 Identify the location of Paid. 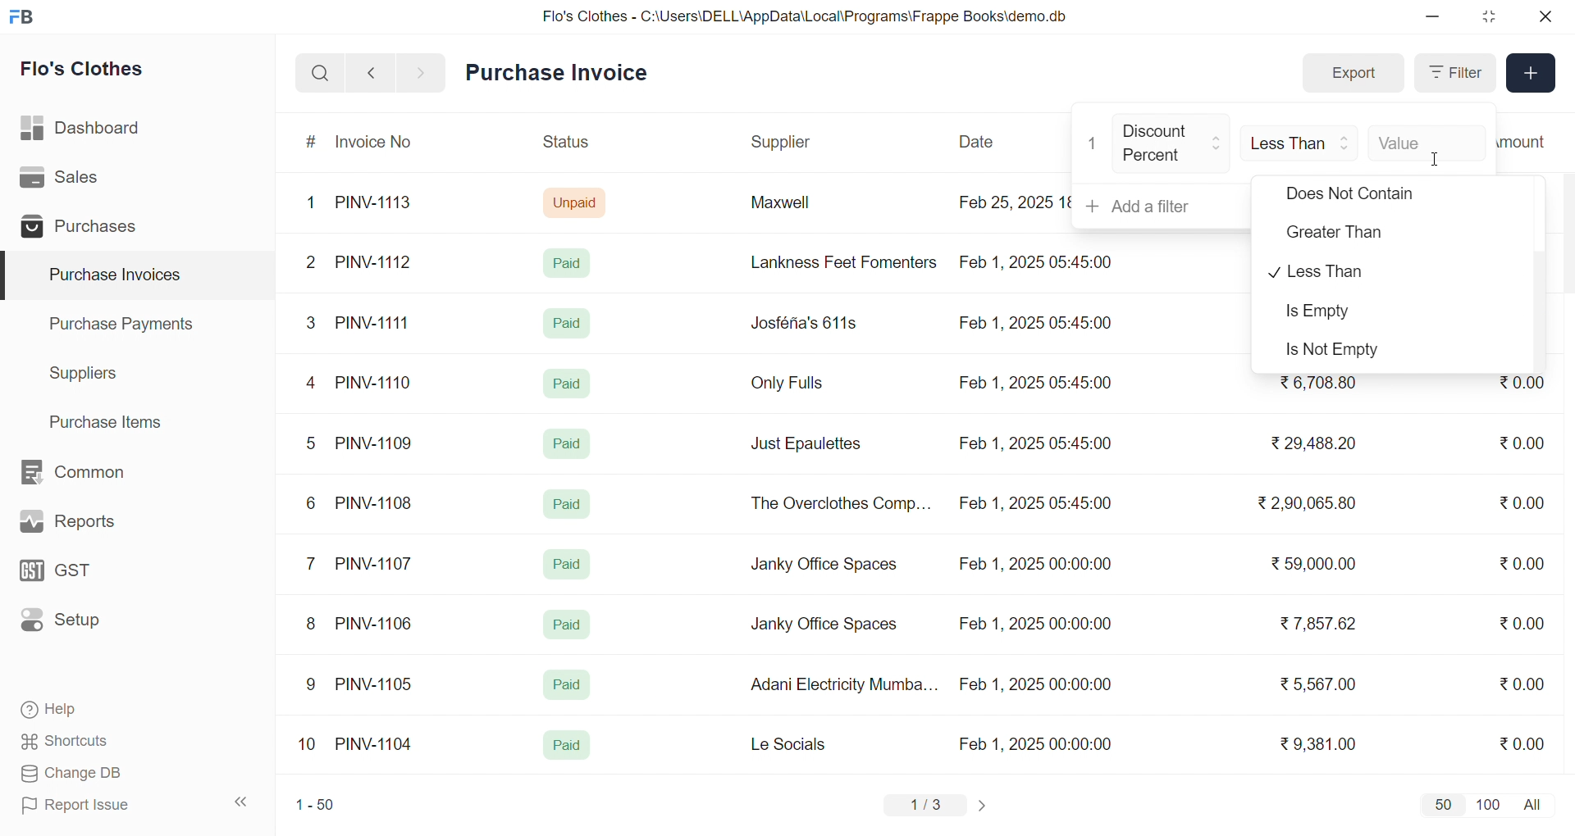
(568, 625).